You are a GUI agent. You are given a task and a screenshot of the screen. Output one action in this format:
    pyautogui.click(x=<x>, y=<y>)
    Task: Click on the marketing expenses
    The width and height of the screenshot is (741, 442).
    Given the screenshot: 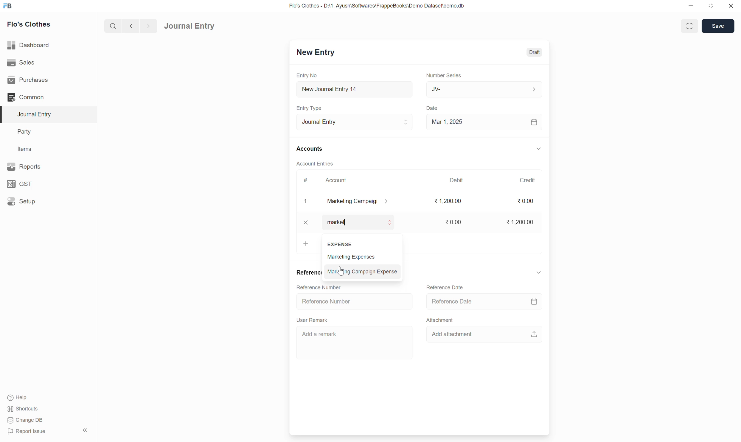 What is the action you would take?
    pyautogui.click(x=360, y=256)
    